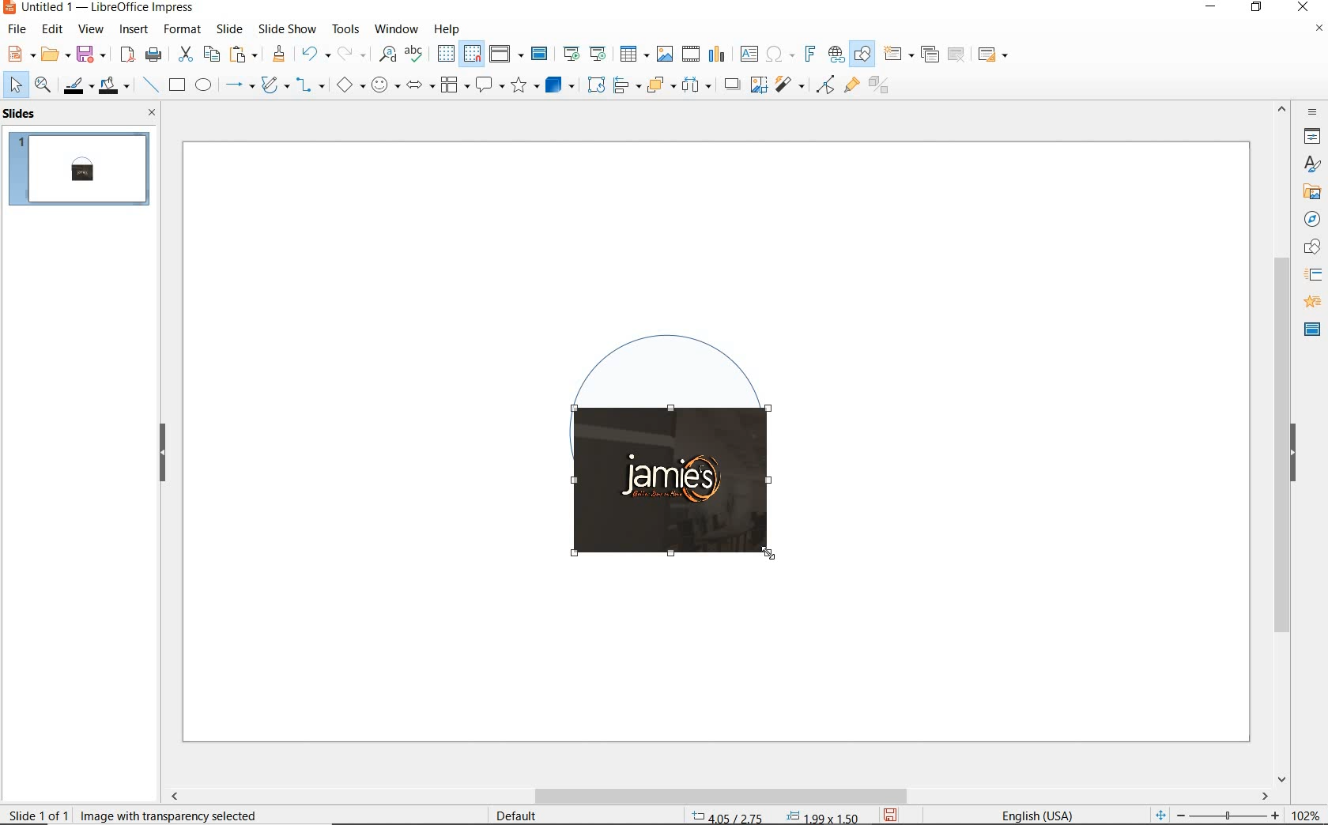 The image size is (1328, 825). What do you see at coordinates (892, 814) in the screenshot?
I see `save` at bounding box center [892, 814].